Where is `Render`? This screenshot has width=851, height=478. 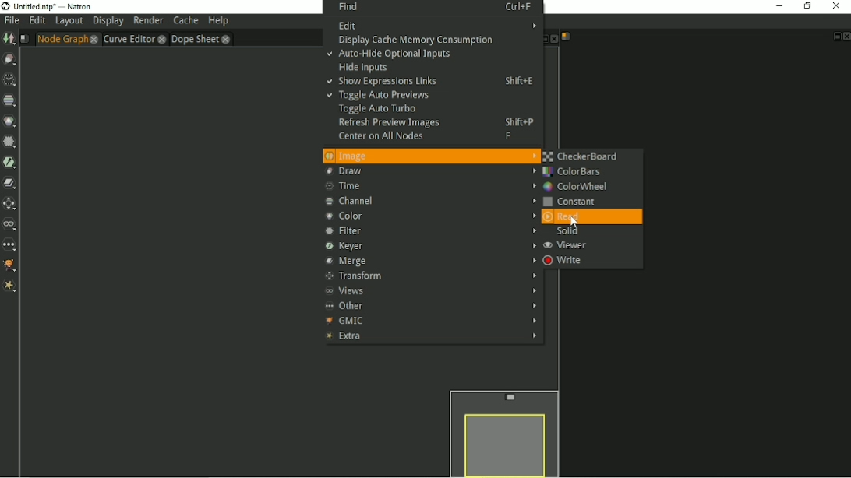 Render is located at coordinates (149, 20).